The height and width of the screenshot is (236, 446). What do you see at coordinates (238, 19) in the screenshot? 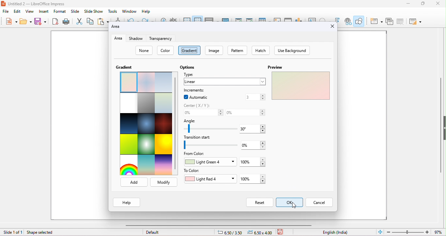
I see `start from beginning` at bounding box center [238, 19].